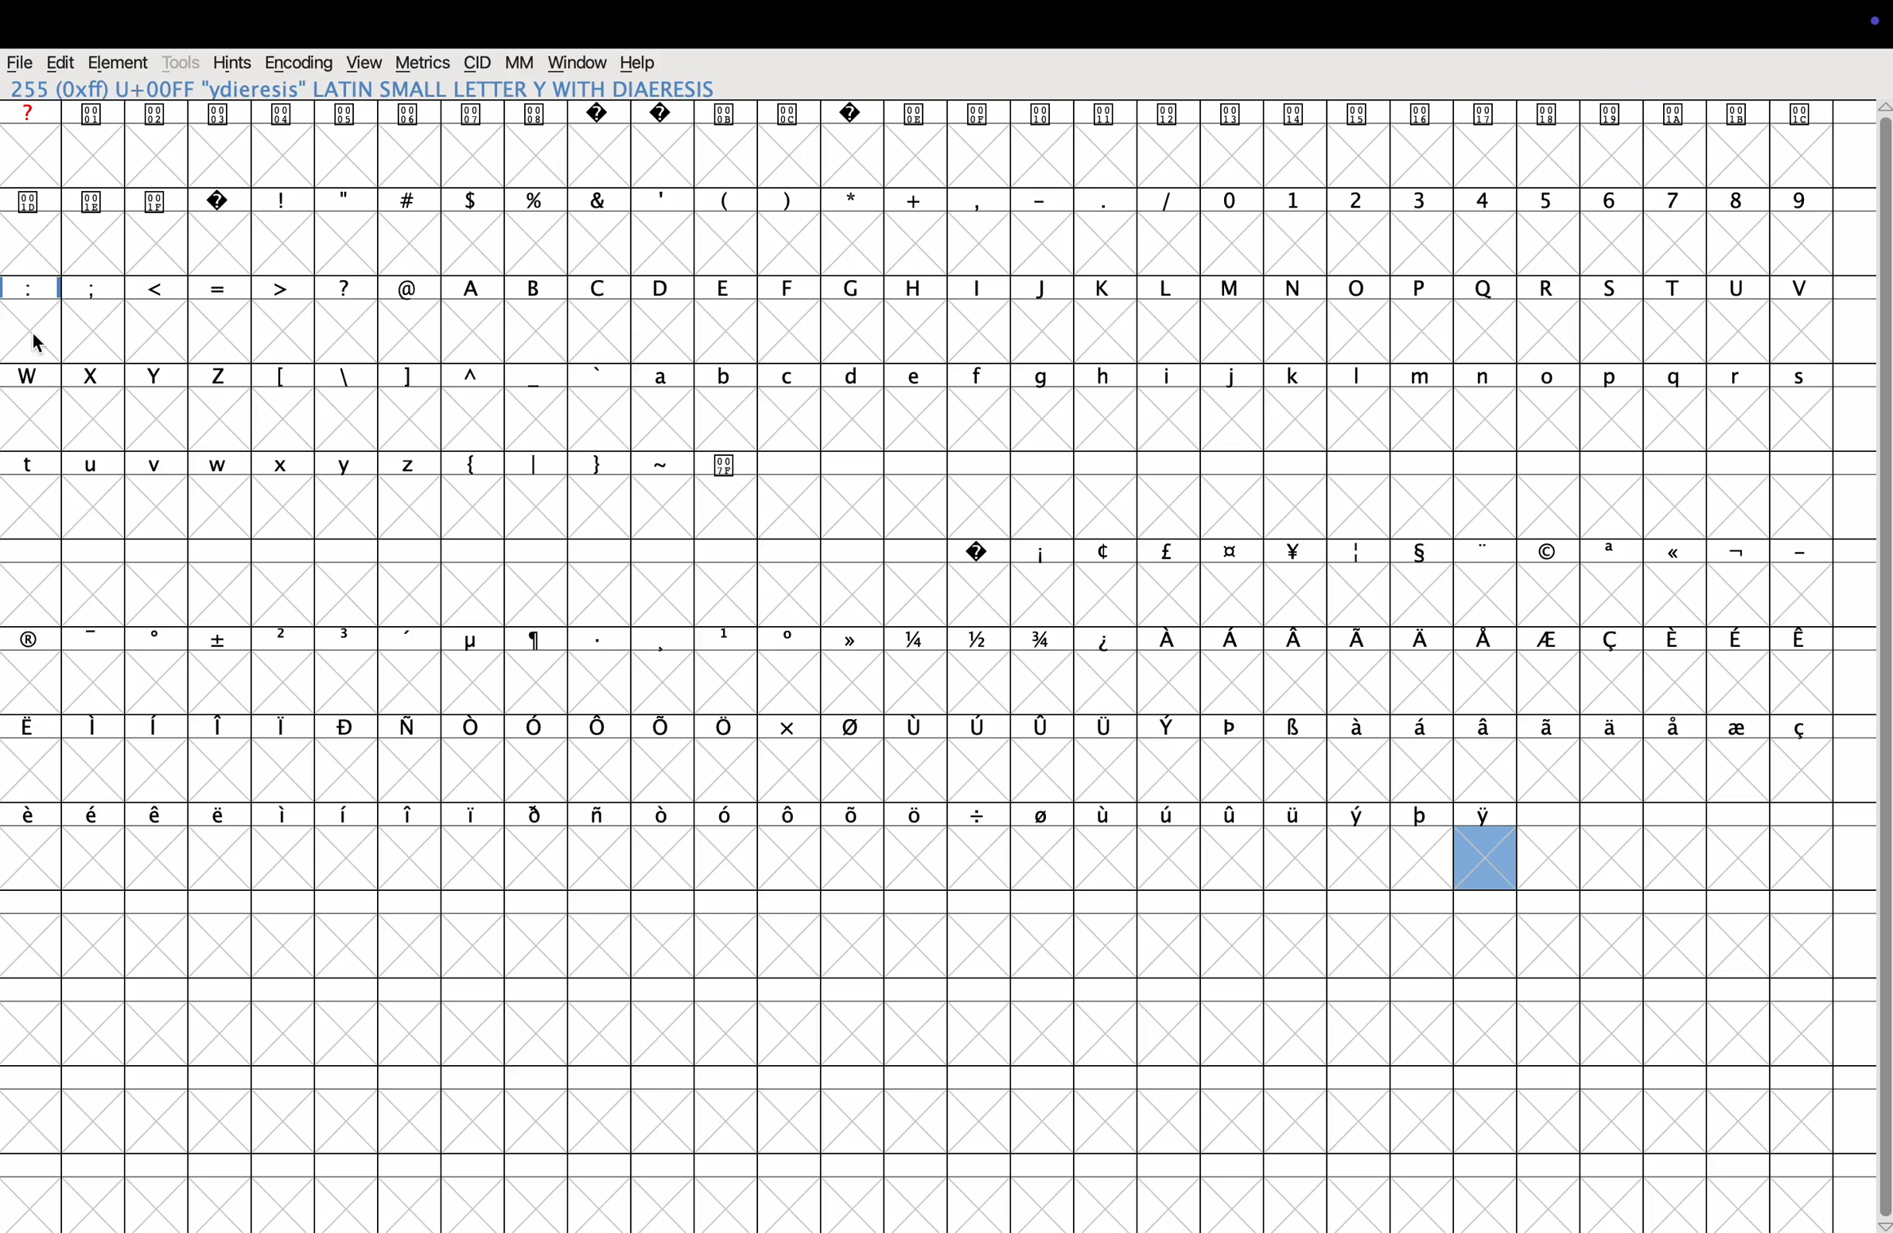 The height and width of the screenshot is (1233, 1893). Describe the element at coordinates (792, 321) in the screenshot. I see `F` at that location.